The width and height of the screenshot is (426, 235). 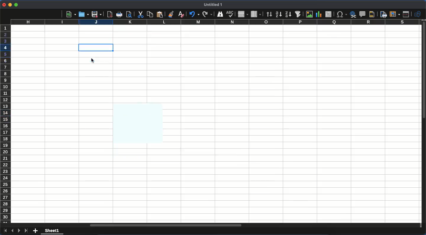 I want to click on minimize, so click(x=10, y=5).